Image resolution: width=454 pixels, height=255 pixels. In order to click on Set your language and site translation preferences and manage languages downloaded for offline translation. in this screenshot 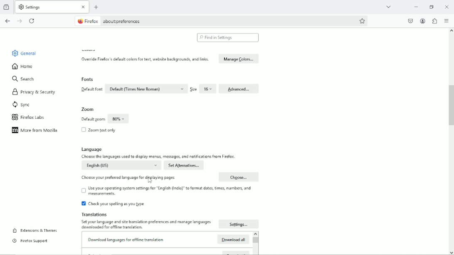, I will do `click(146, 225)`.